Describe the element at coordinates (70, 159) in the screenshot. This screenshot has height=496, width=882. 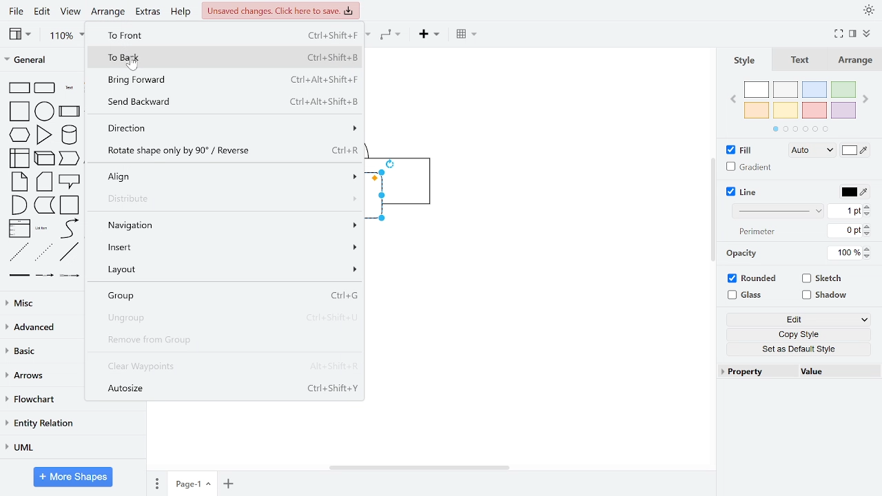
I see `step` at that location.